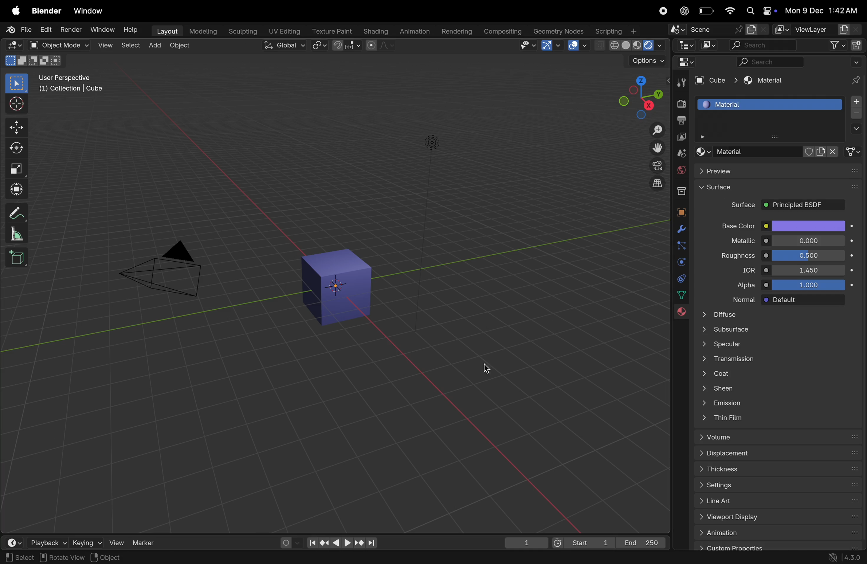  What do you see at coordinates (764, 45) in the screenshot?
I see `search` at bounding box center [764, 45].